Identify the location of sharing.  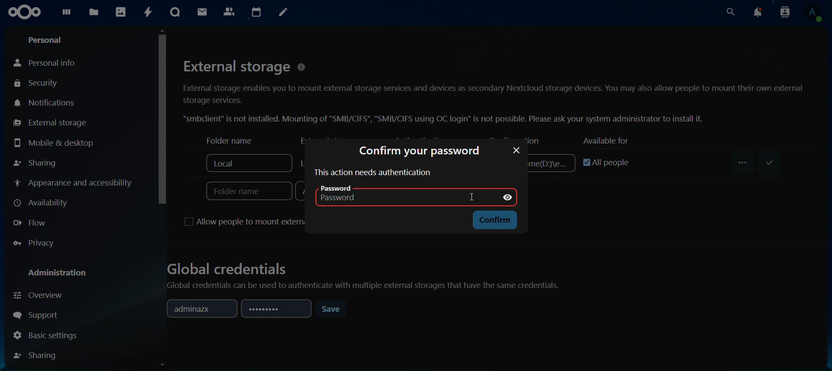
(36, 163).